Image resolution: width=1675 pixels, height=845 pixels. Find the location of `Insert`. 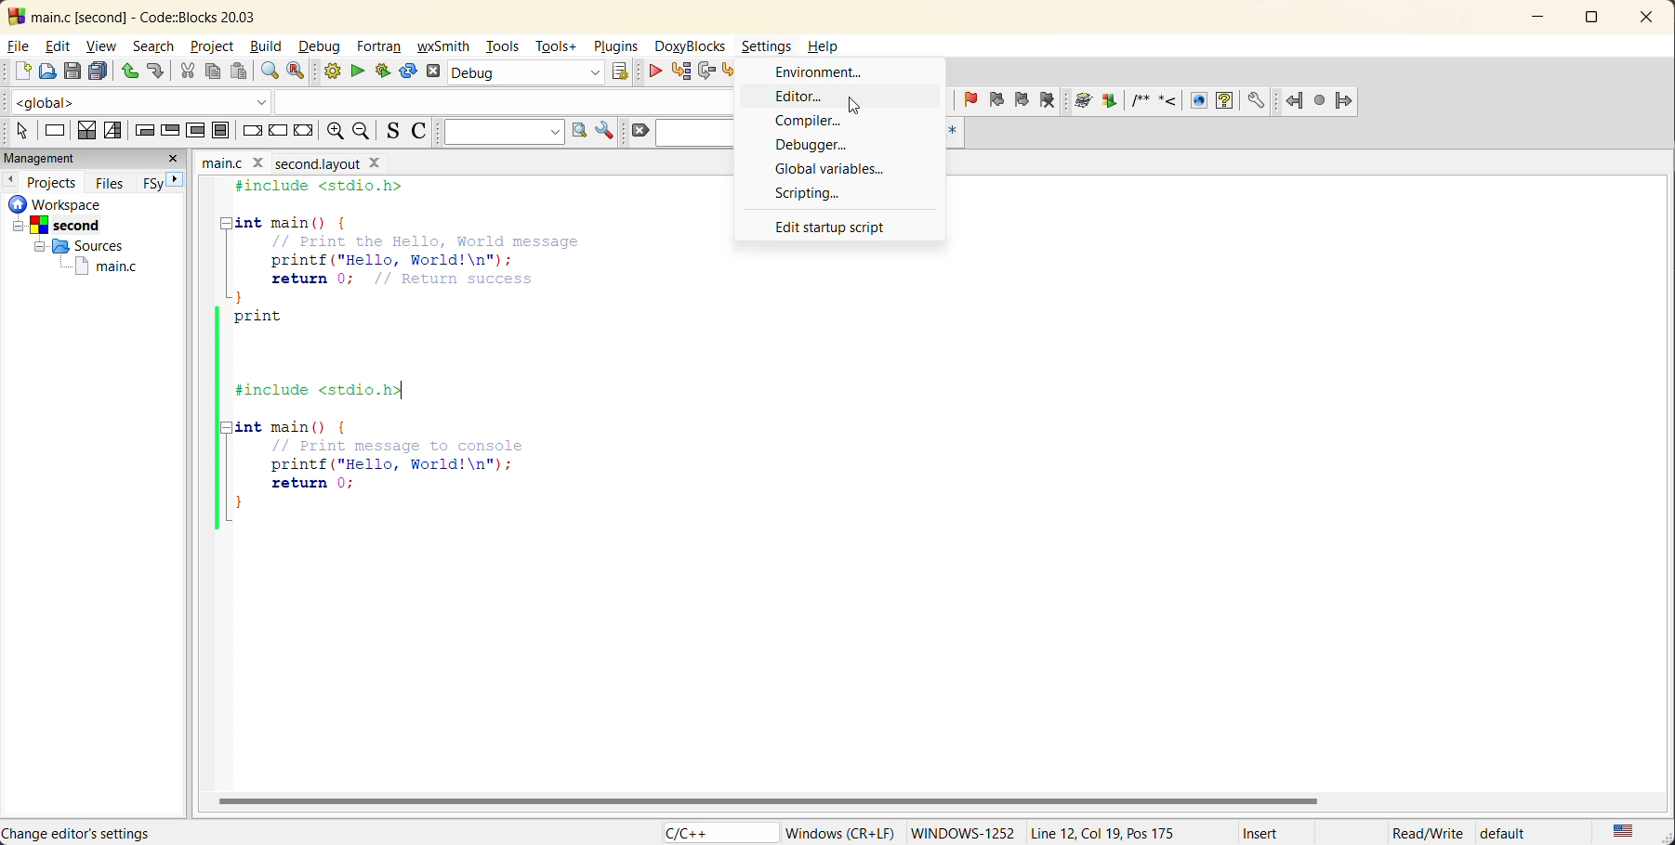

Insert is located at coordinates (1273, 830).